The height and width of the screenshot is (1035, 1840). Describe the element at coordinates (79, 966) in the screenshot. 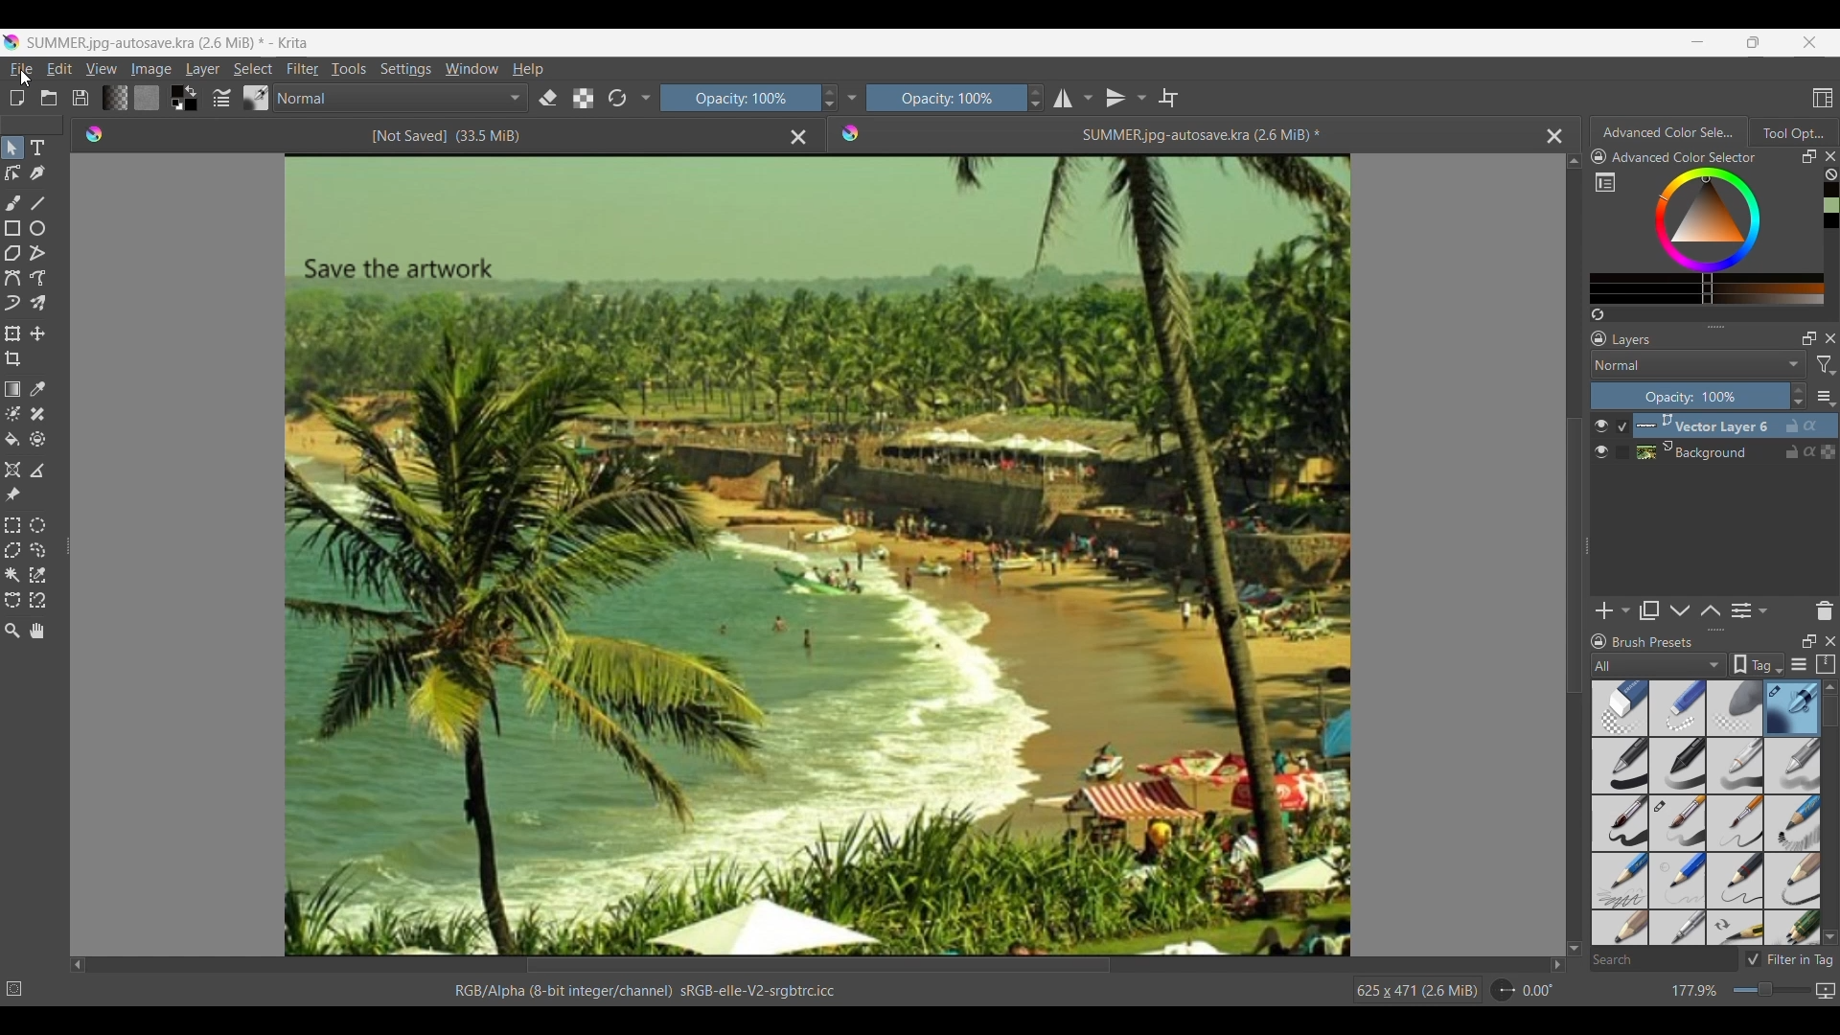

I see `Quick slide to left` at that location.